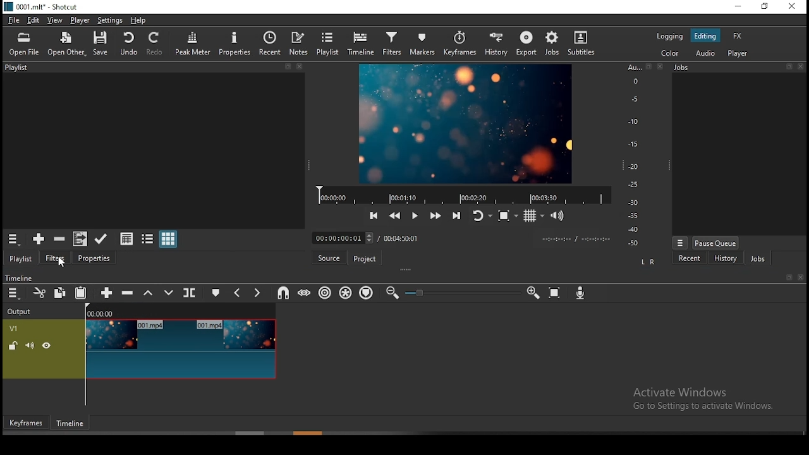  What do you see at coordinates (466, 121) in the screenshot?
I see `preview` at bounding box center [466, 121].